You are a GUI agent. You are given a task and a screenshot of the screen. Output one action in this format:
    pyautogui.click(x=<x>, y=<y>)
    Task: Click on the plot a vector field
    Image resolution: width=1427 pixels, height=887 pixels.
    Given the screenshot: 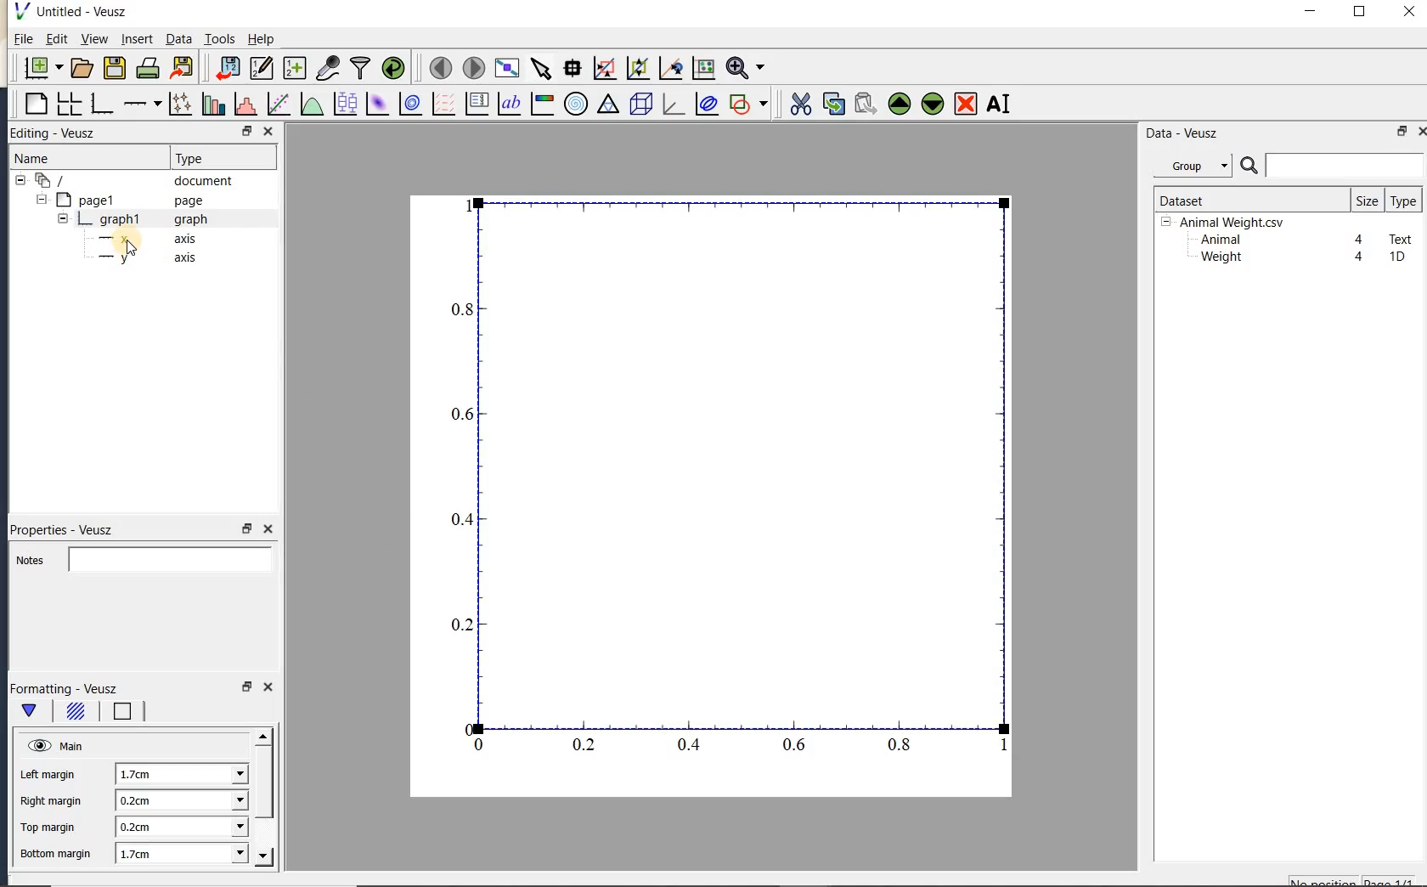 What is the action you would take?
    pyautogui.click(x=441, y=105)
    